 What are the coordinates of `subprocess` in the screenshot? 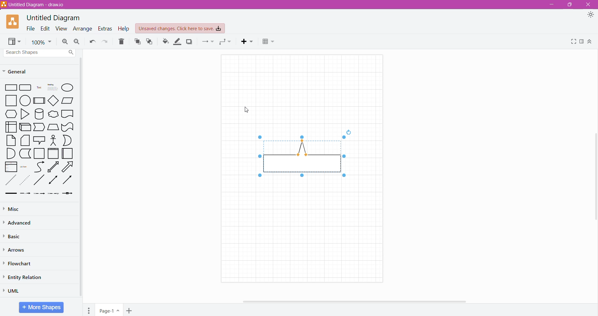 It's located at (39, 100).